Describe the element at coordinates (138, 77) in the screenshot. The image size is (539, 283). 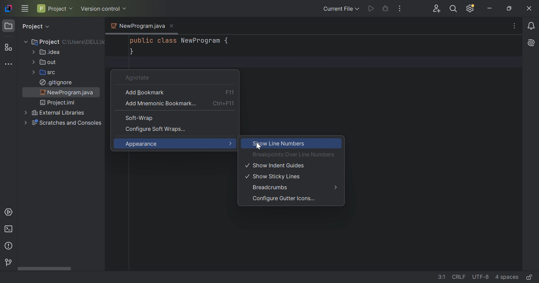
I see `Annotate` at that location.